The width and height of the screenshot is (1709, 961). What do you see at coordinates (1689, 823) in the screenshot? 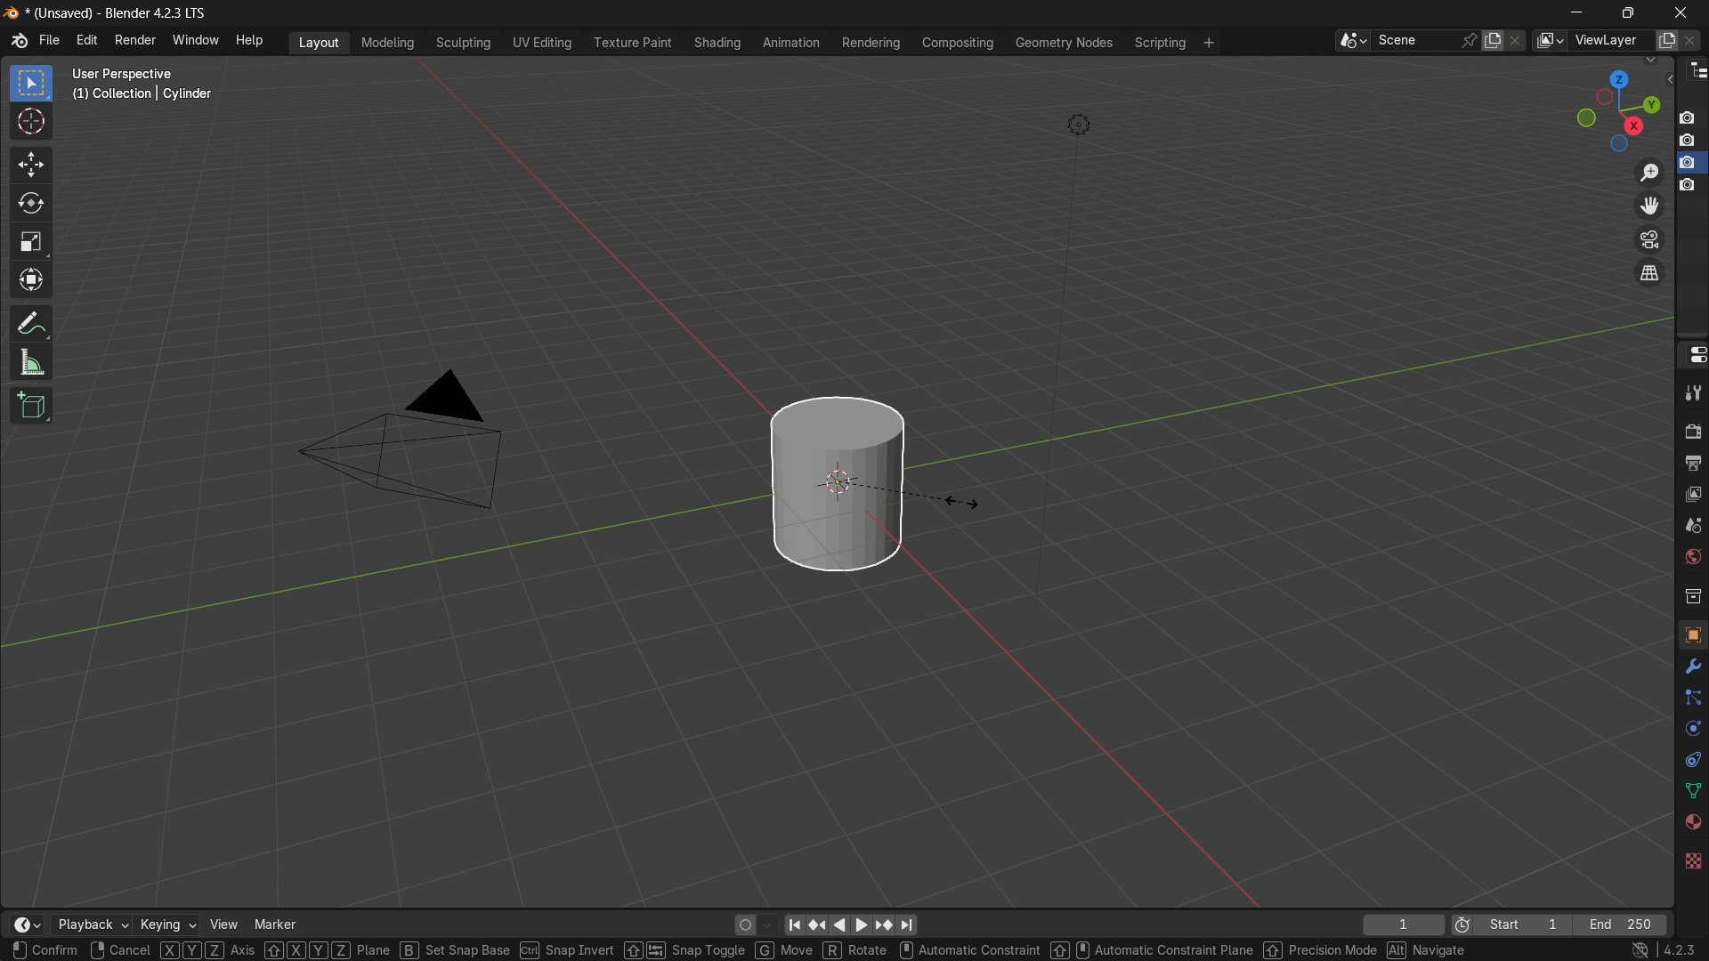
I see `materials` at bounding box center [1689, 823].